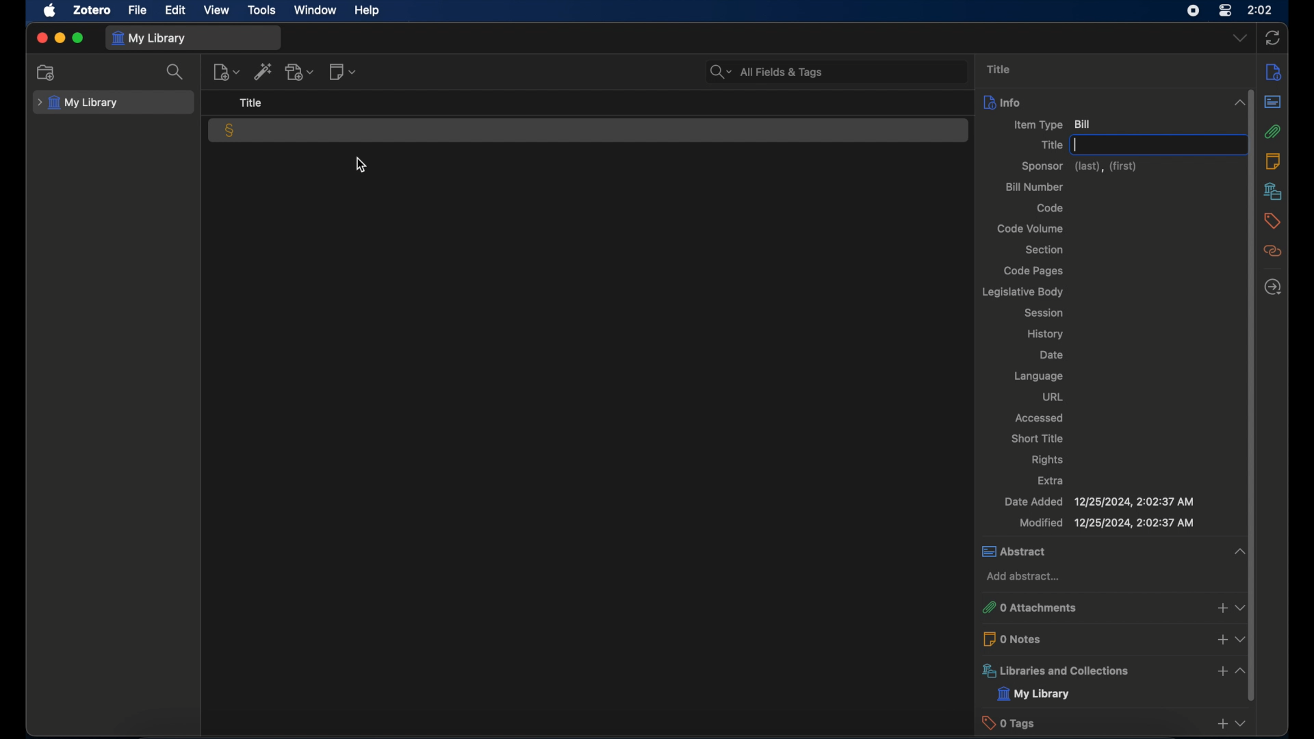  What do you see at coordinates (1051, 481) in the screenshot?
I see `extra` at bounding box center [1051, 481].